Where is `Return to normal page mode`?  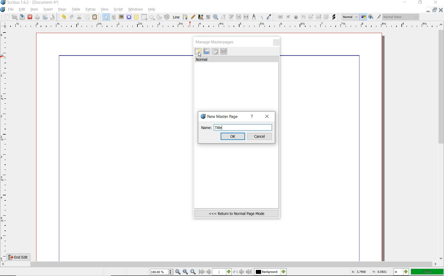
Return to normal page mode is located at coordinates (237, 213).